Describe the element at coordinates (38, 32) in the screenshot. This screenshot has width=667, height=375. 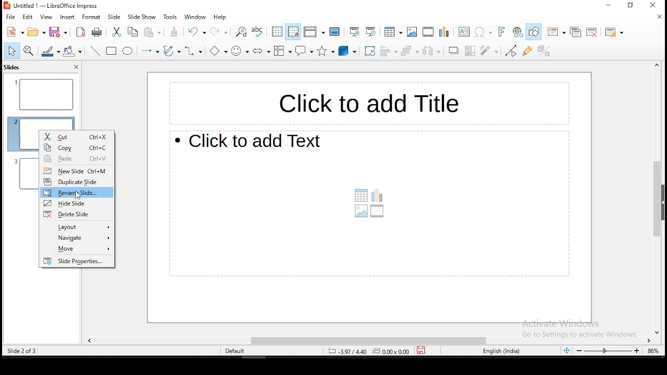
I see `open` at that location.